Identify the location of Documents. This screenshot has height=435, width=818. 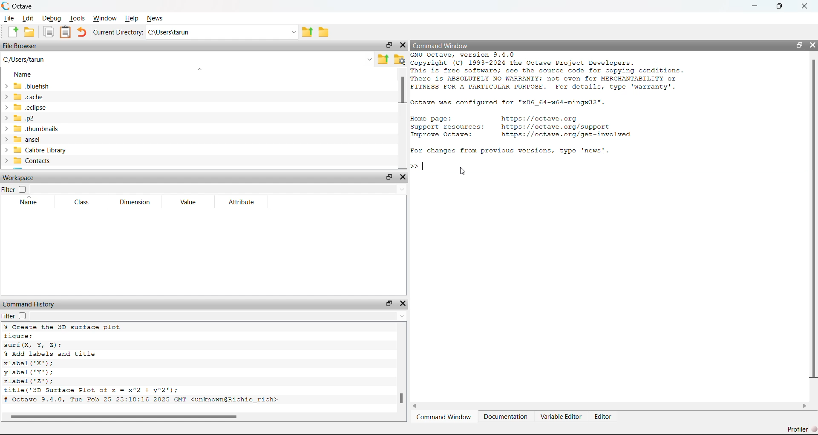
(49, 32).